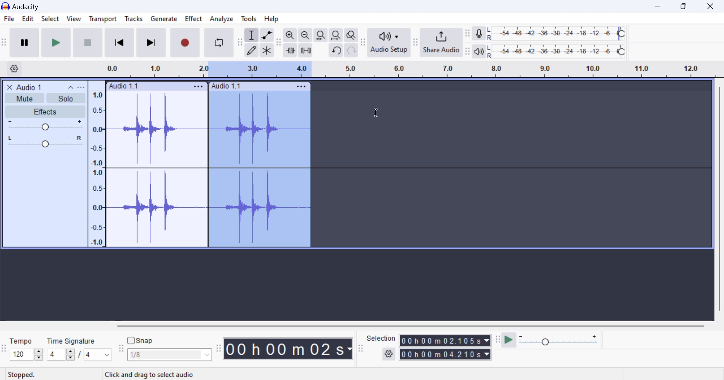 The image size is (724, 380). I want to click on Effect, so click(194, 20).